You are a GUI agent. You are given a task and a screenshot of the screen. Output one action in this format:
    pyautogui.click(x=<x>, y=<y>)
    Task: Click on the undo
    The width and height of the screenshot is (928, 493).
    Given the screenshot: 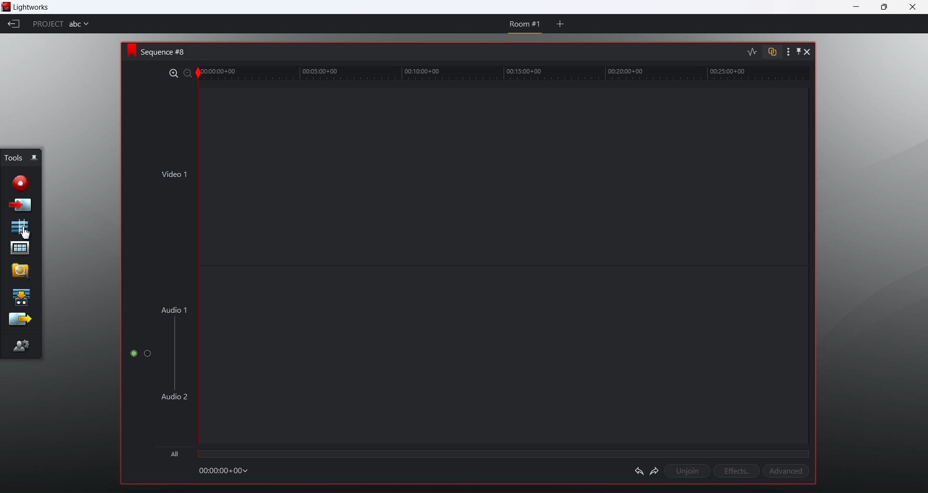 What is the action you would take?
    pyautogui.click(x=637, y=470)
    